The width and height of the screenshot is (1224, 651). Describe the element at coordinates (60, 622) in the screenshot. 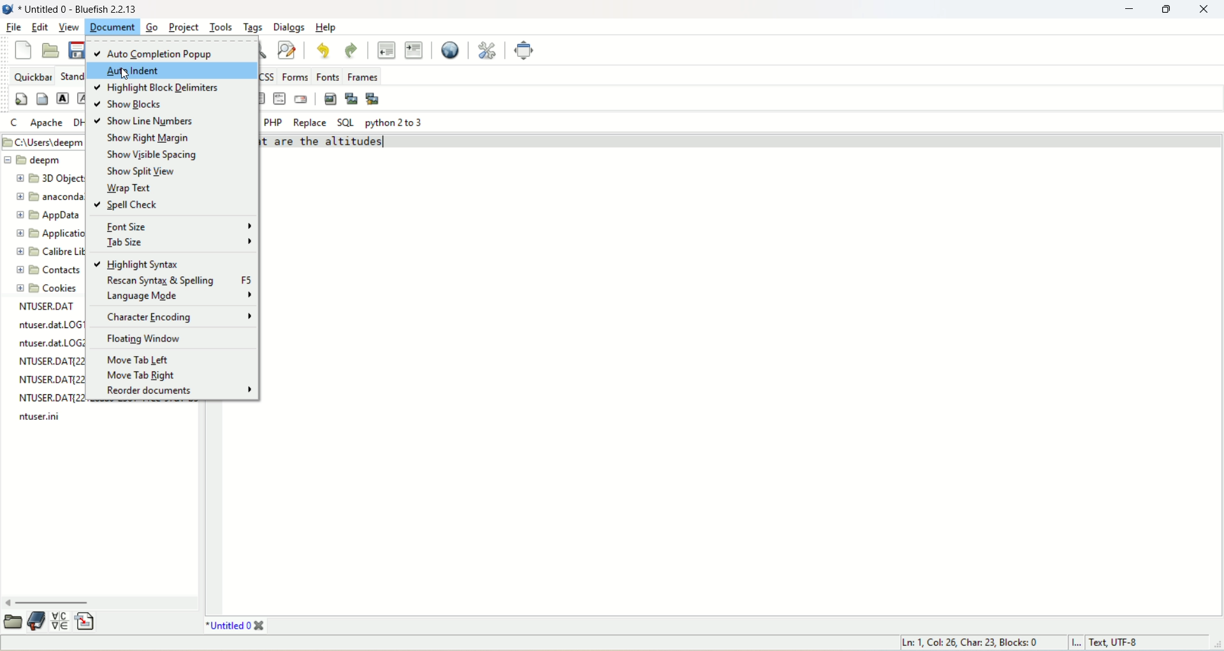

I see `insert special character` at that location.